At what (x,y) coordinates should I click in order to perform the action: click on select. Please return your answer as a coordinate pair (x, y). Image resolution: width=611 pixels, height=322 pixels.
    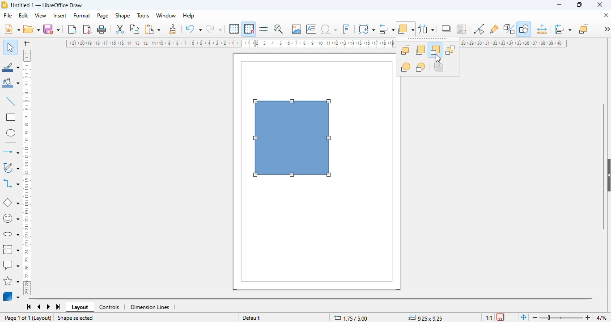
    Looking at the image, I should click on (10, 47).